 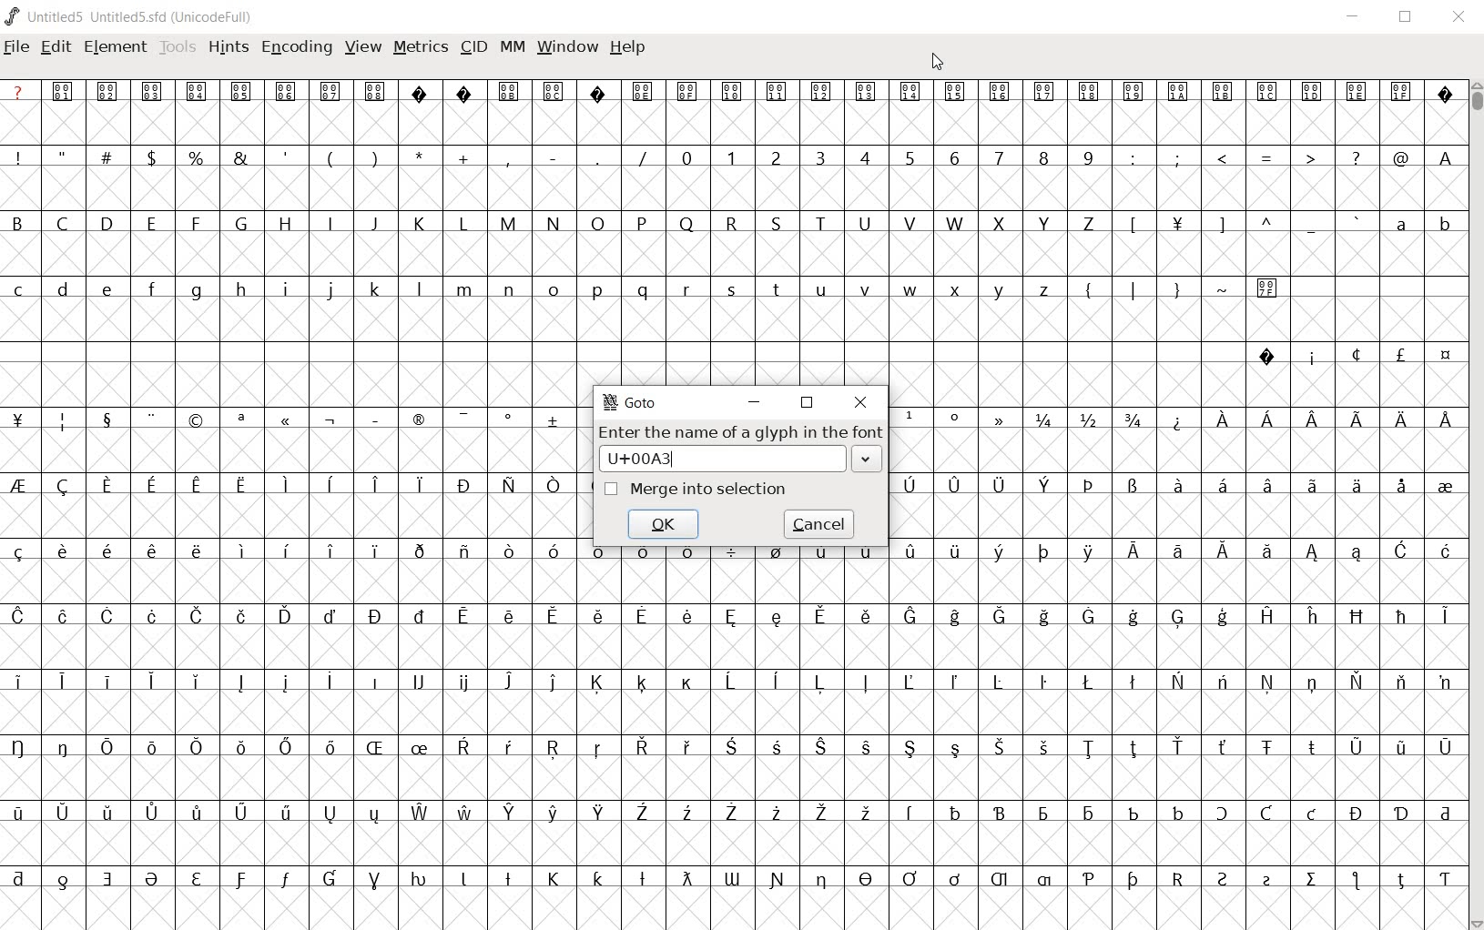 I want to click on Symbol, so click(x=555, y=551).